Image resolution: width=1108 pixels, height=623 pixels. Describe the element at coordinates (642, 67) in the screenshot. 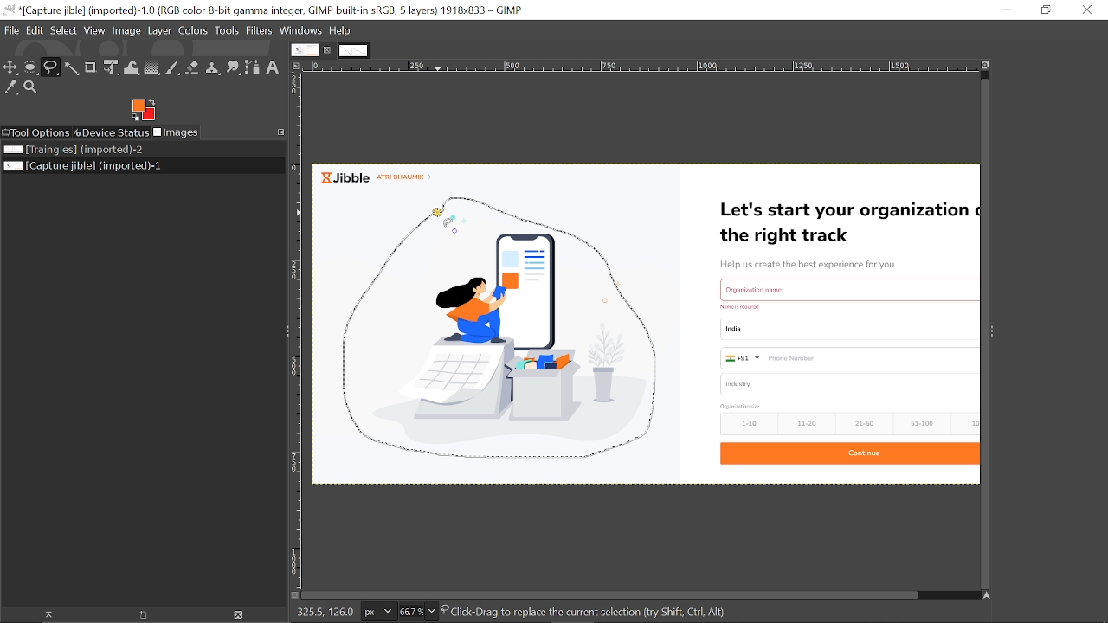

I see `Horizontal label` at that location.